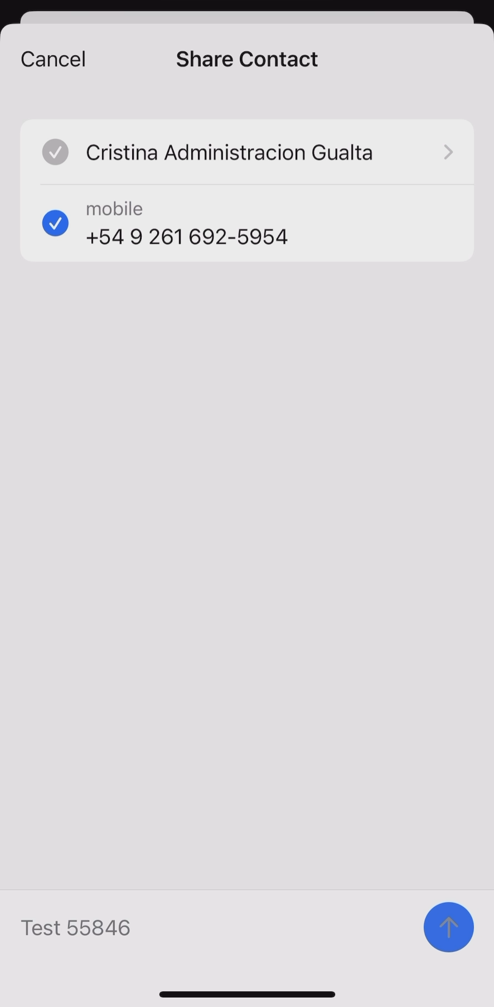  Describe the element at coordinates (76, 931) in the screenshot. I see `Test 55846` at that location.